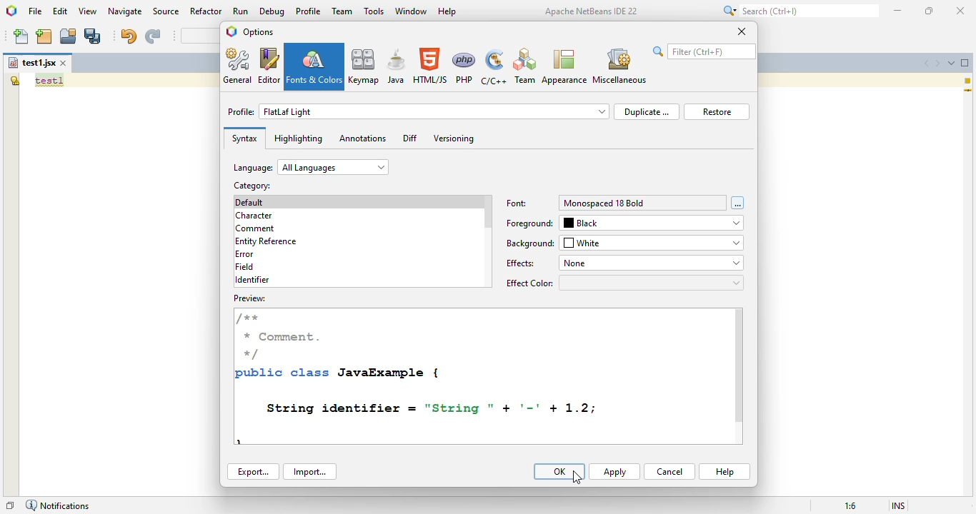  I want to click on import, so click(311, 472).